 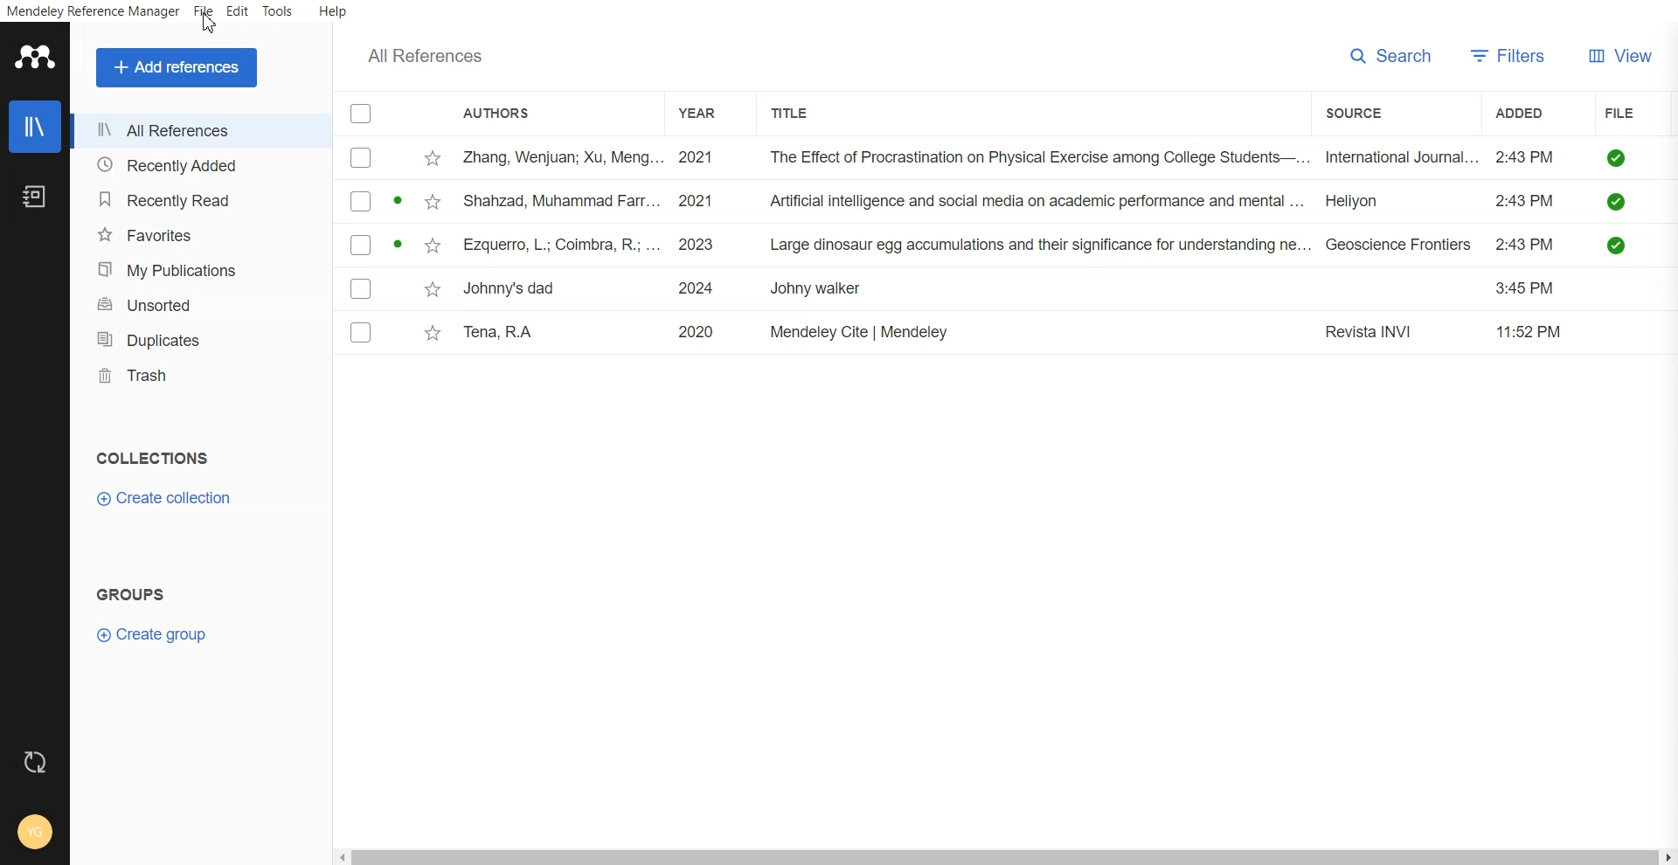 What do you see at coordinates (33, 56) in the screenshot?
I see `Logo` at bounding box center [33, 56].